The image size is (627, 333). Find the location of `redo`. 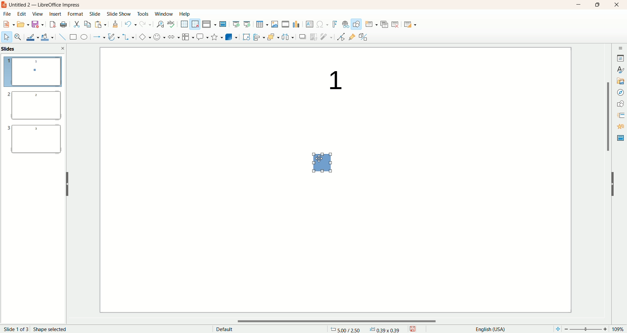

redo is located at coordinates (144, 25).